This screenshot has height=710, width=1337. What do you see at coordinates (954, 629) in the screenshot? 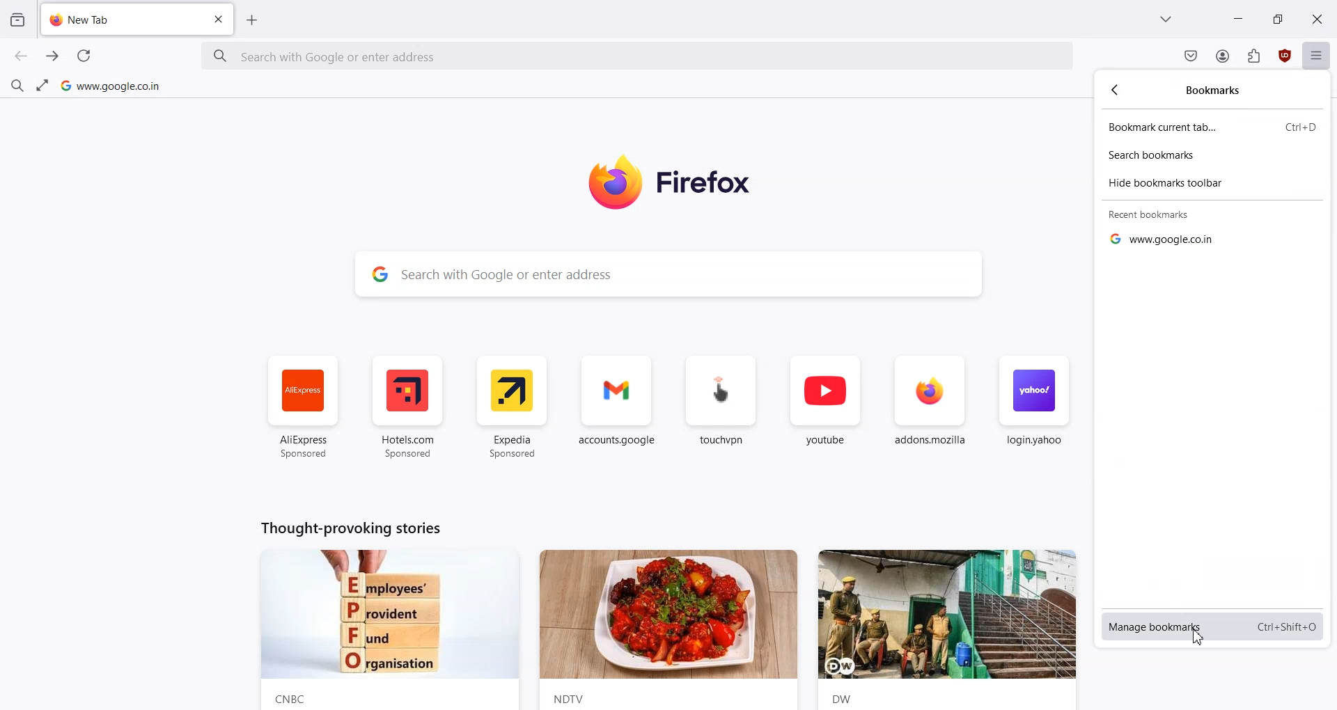
I see `News` at bounding box center [954, 629].